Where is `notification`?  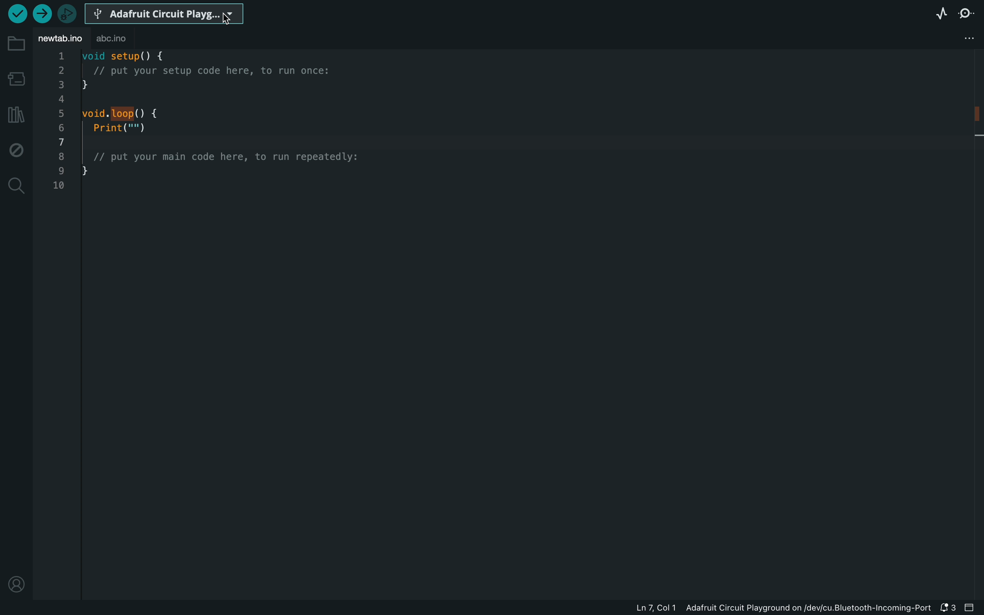
notification is located at coordinates (949, 608).